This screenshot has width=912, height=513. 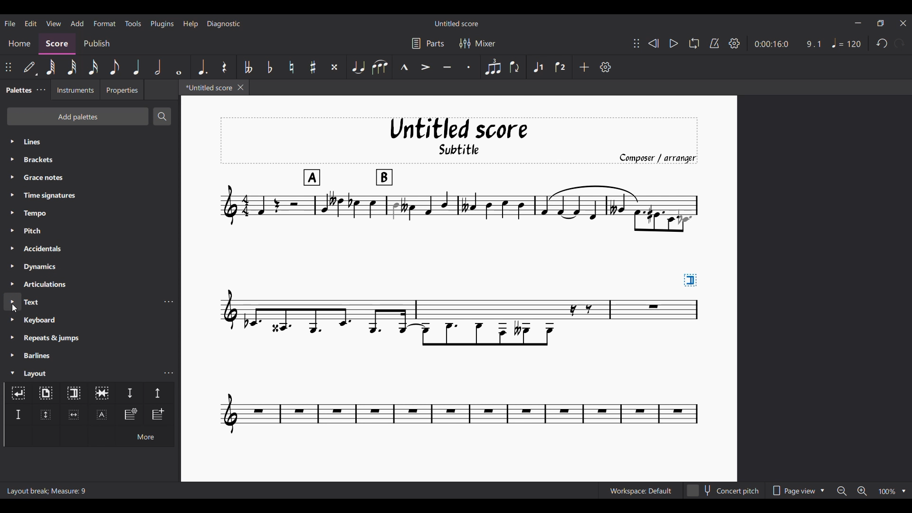 What do you see at coordinates (162, 24) in the screenshot?
I see `Plugins menu` at bounding box center [162, 24].